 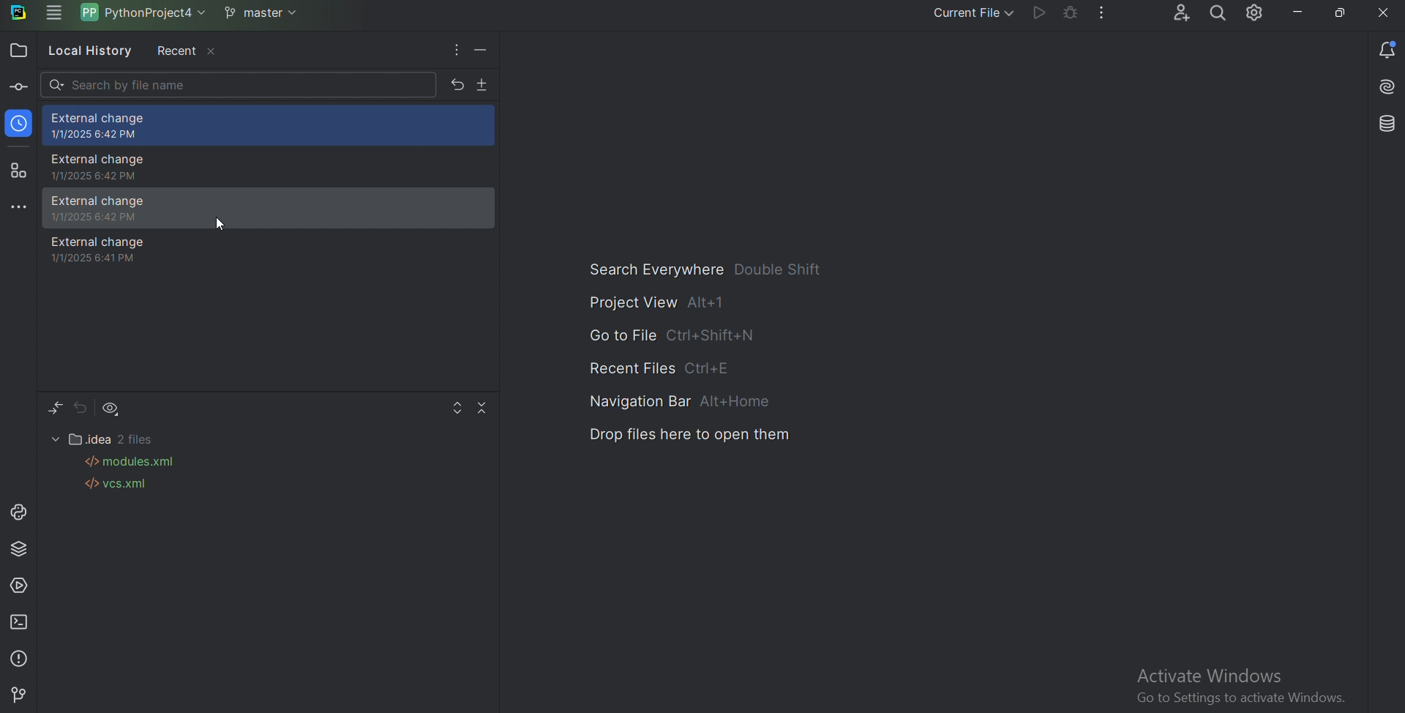 I want to click on Commit, so click(x=17, y=87).